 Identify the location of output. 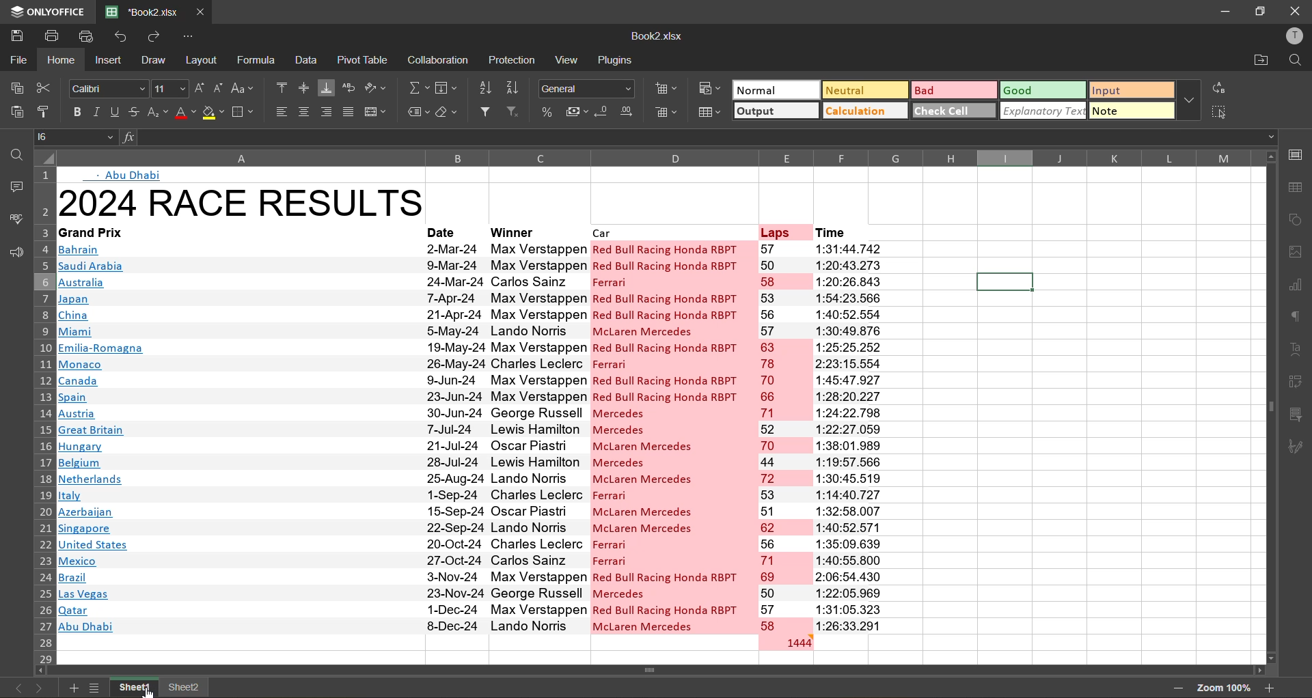
(772, 111).